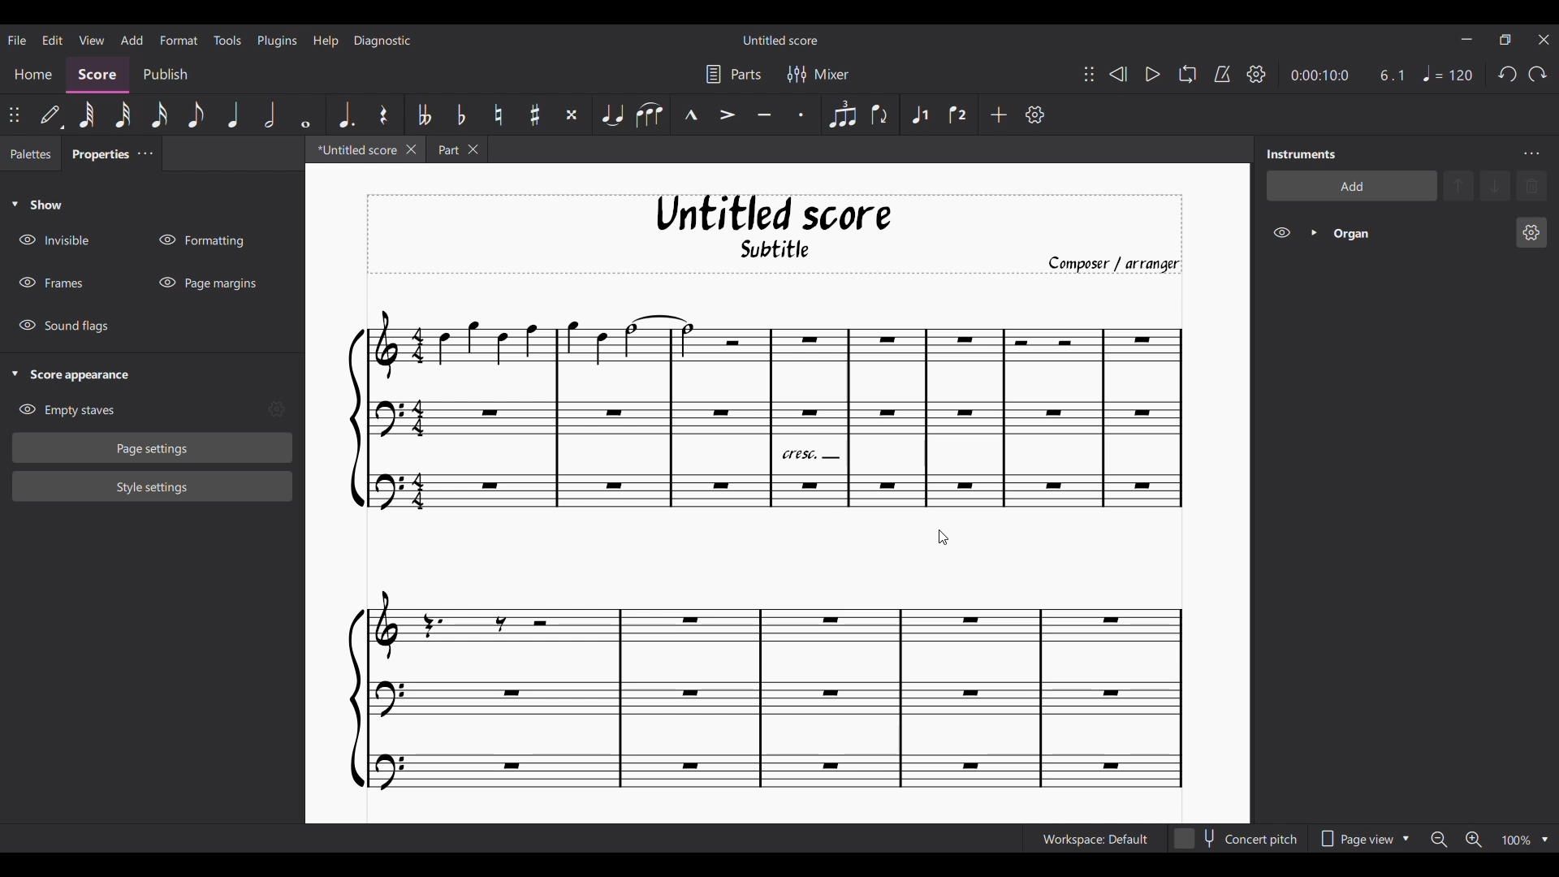 Image resolution: width=1559 pixels, height=877 pixels. Describe the element at coordinates (1153, 75) in the screenshot. I see `Play` at that location.